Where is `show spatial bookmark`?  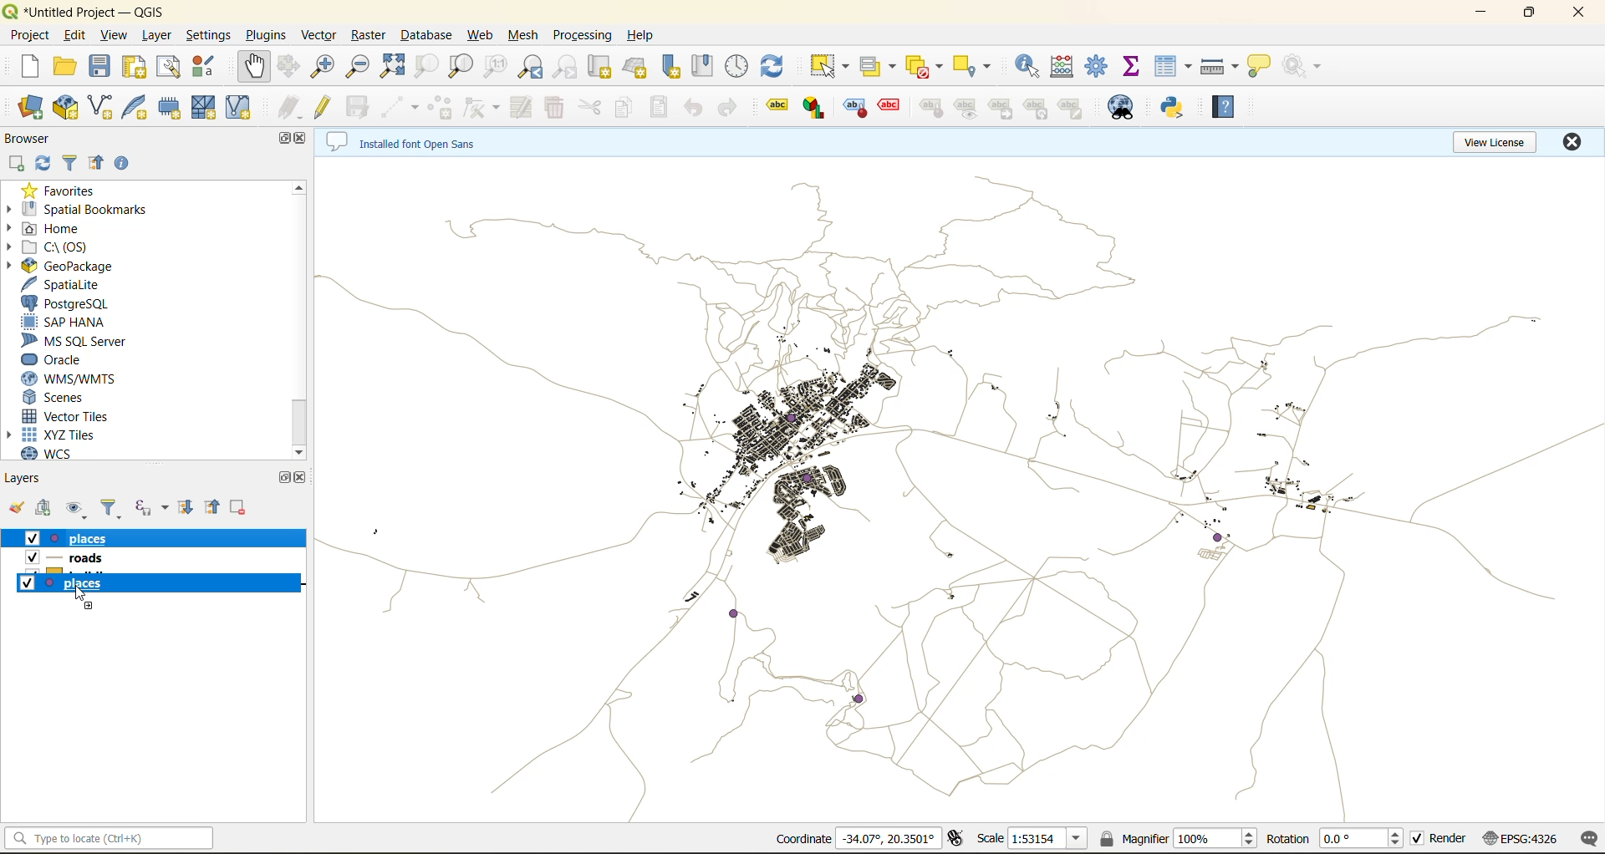
show spatial bookmark is located at coordinates (706, 67).